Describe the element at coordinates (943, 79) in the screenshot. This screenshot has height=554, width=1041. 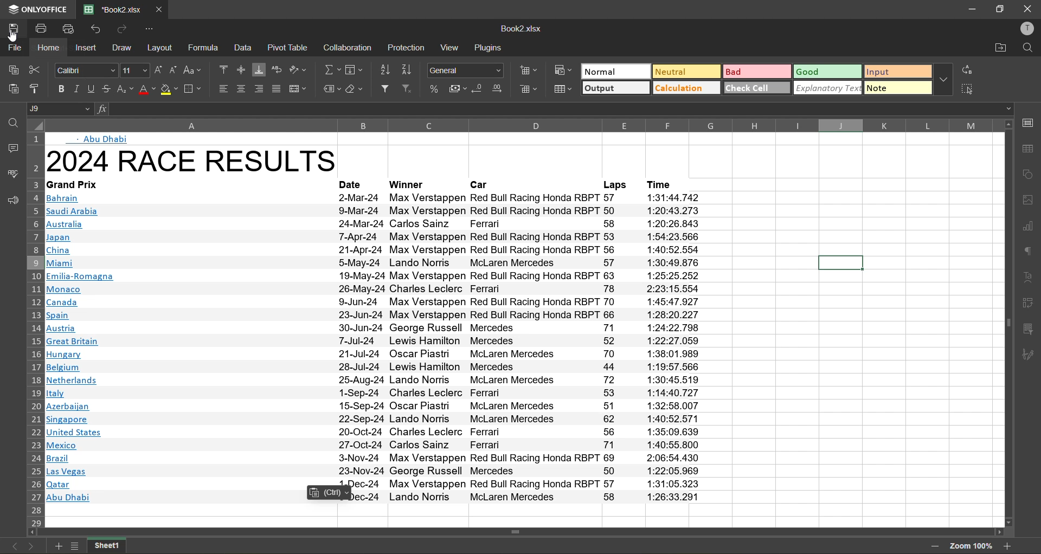
I see `more options` at that location.